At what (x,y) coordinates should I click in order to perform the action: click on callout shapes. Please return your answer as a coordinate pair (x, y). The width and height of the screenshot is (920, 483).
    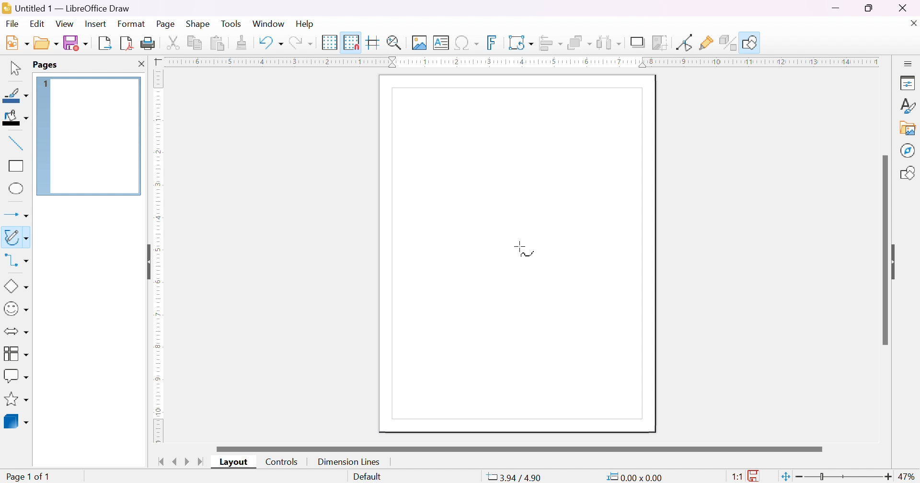
    Looking at the image, I should click on (16, 375).